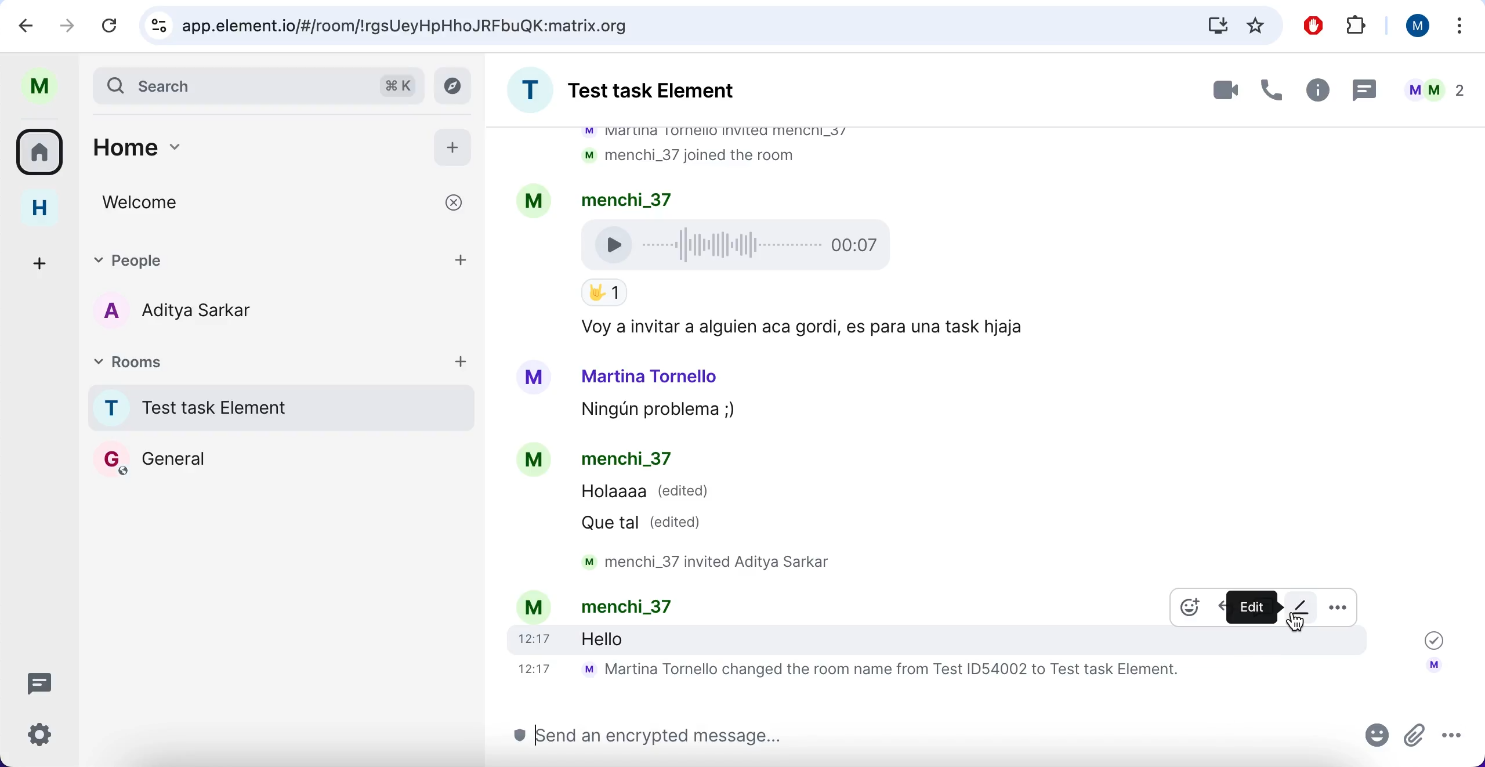  What do you see at coordinates (1261, 25) in the screenshot?
I see `favorites` at bounding box center [1261, 25].